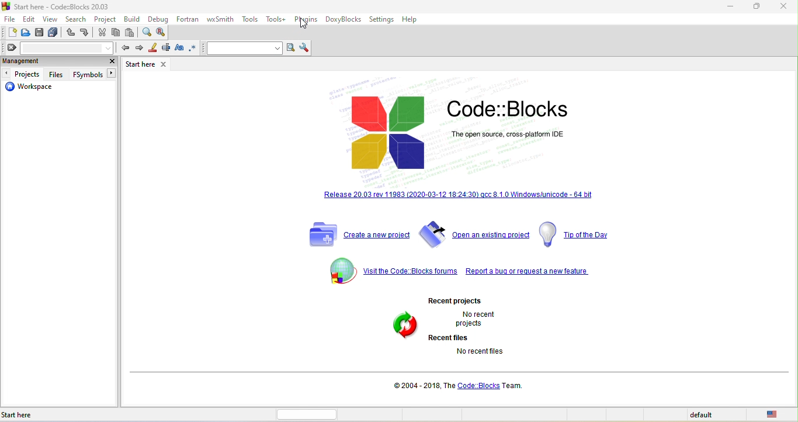 Image resolution: width=798 pixels, height=422 pixels. I want to click on view, so click(50, 19).